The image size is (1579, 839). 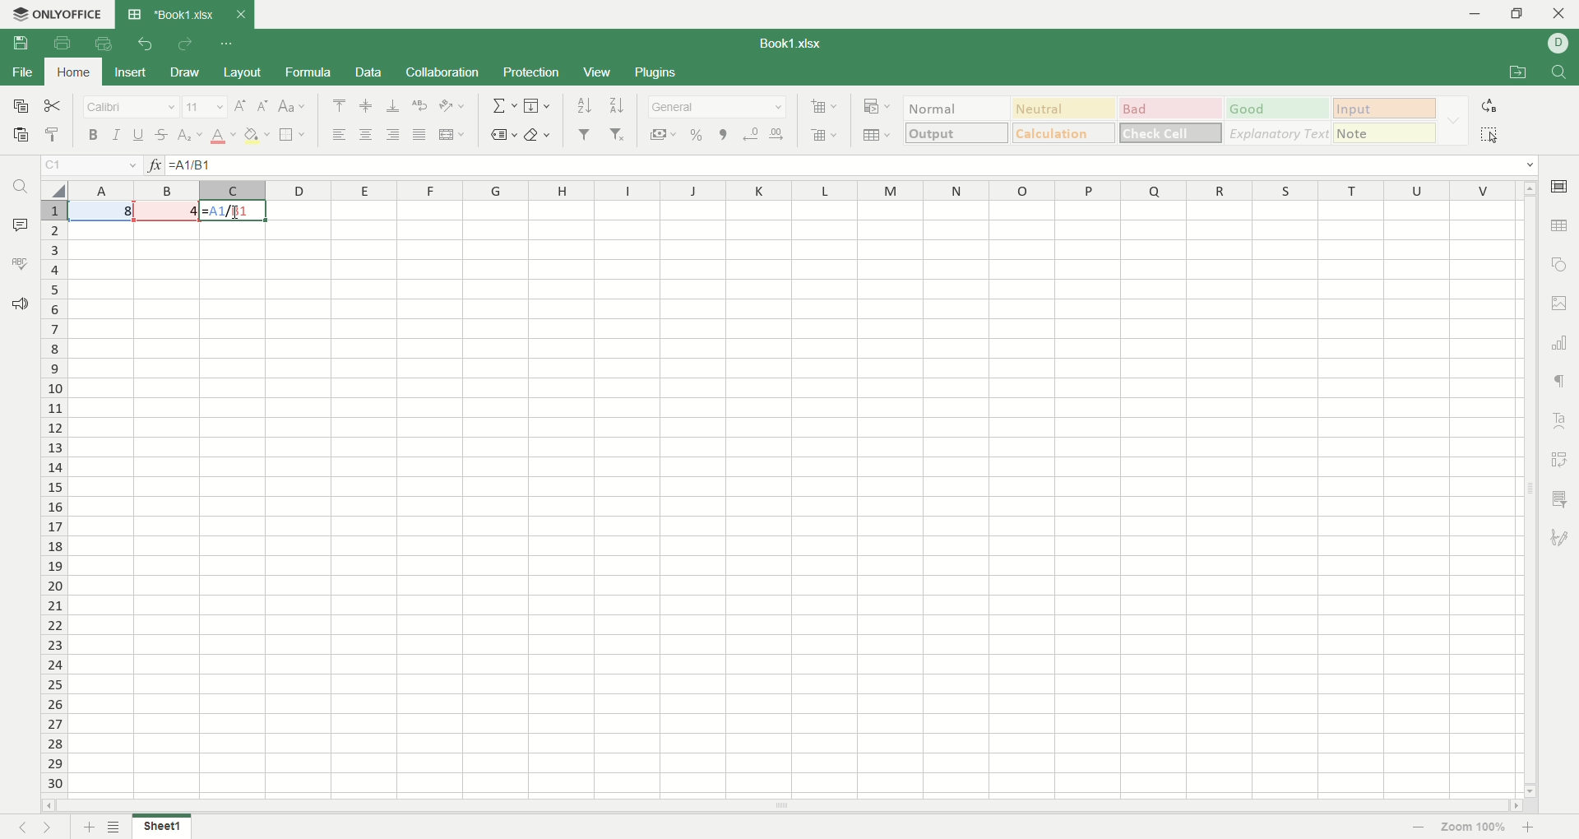 What do you see at coordinates (155, 165) in the screenshot?
I see `insert function` at bounding box center [155, 165].